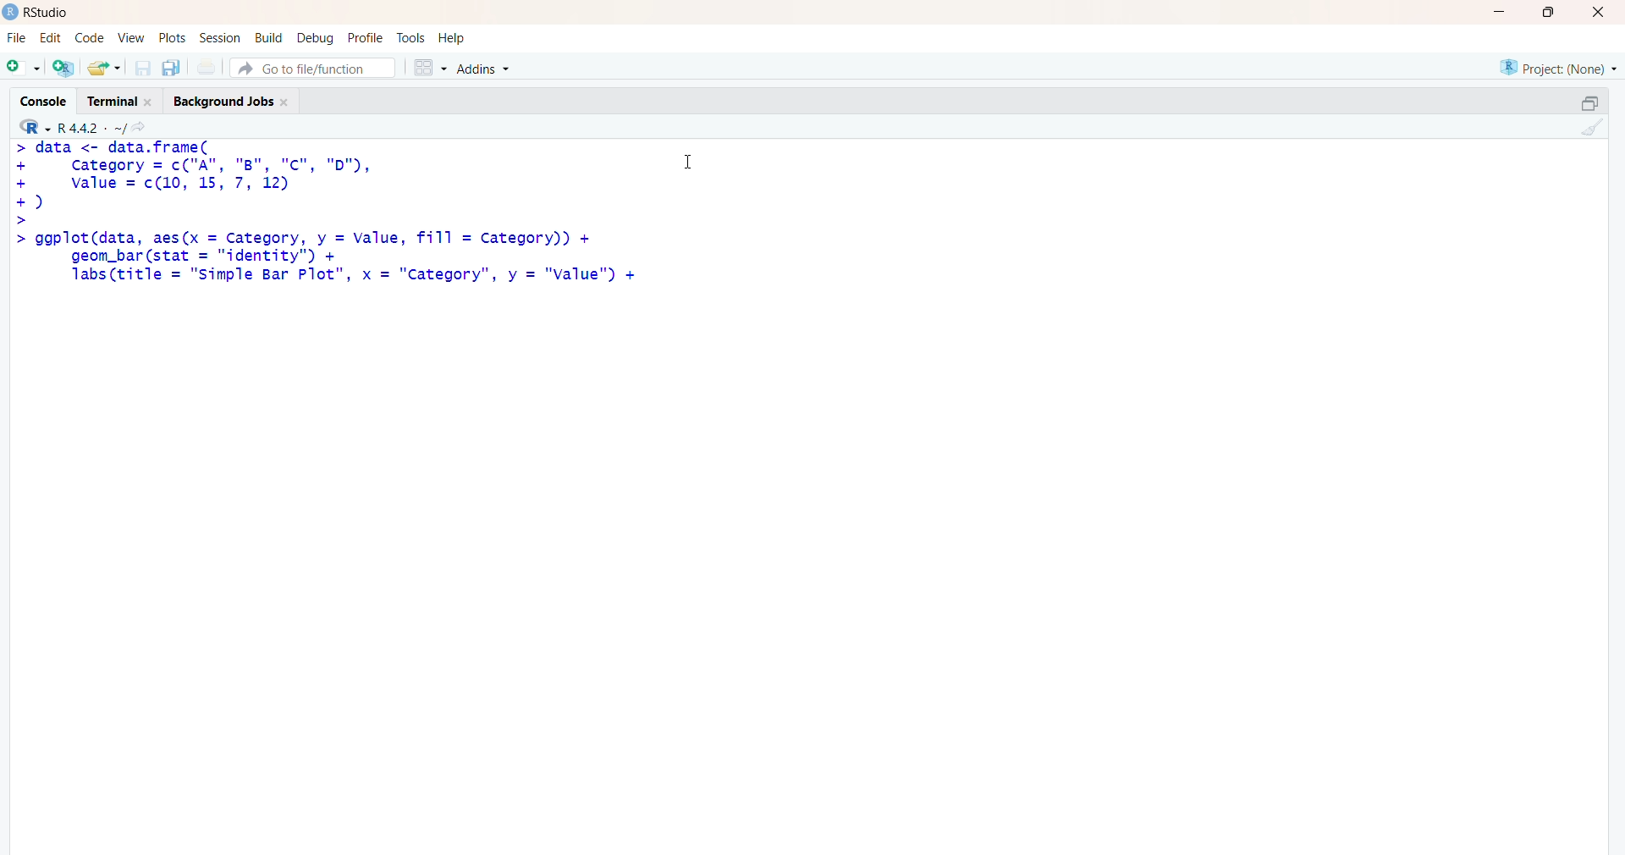 The height and width of the screenshot is (855, 1625). What do you see at coordinates (204, 67) in the screenshot?
I see `print current file` at bounding box center [204, 67].